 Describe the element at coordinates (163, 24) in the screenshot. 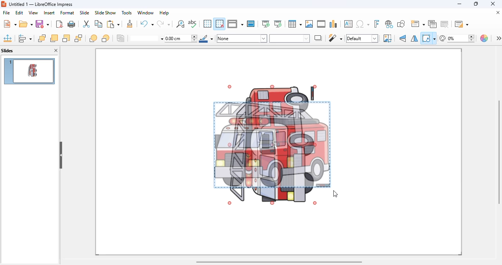

I see `redo` at that location.